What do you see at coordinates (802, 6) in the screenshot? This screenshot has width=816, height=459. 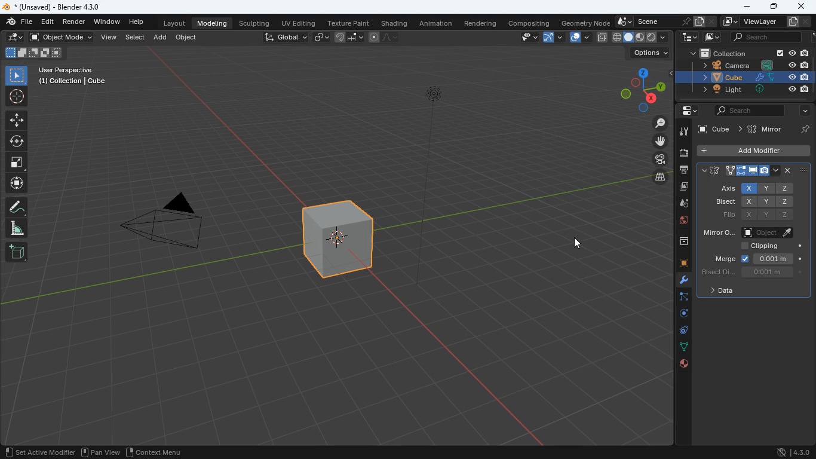 I see `close` at bounding box center [802, 6].